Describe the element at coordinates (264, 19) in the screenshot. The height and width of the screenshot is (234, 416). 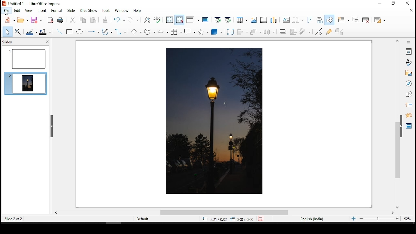
I see `insert audio and video` at that location.